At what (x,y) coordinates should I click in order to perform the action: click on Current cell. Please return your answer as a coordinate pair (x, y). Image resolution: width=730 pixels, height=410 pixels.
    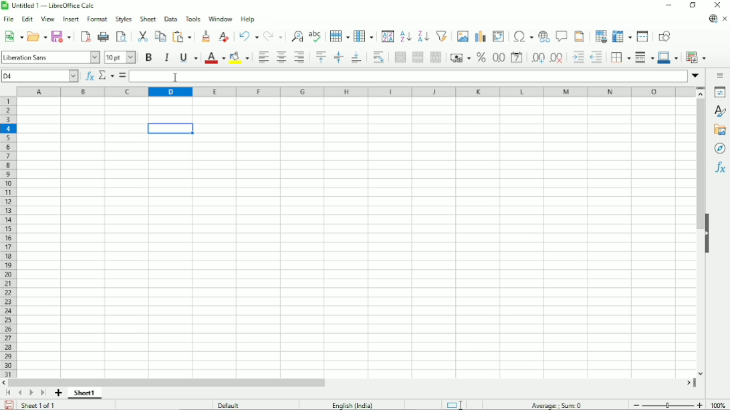
    Looking at the image, I should click on (39, 76).